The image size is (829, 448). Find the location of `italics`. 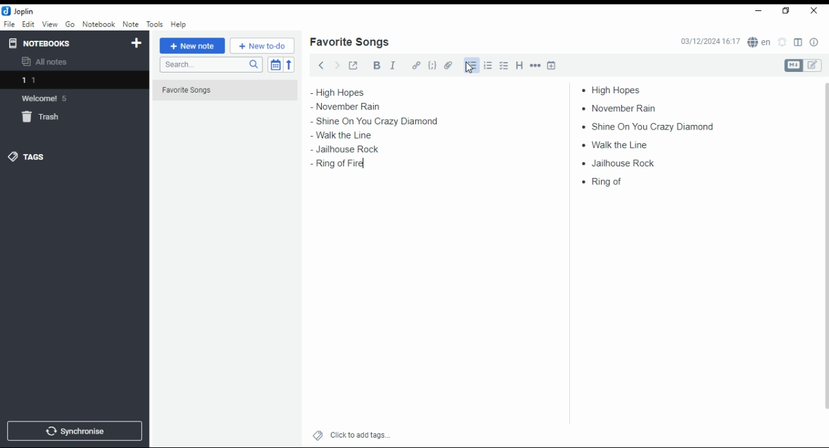

italics is located at coordinates (392, 65).